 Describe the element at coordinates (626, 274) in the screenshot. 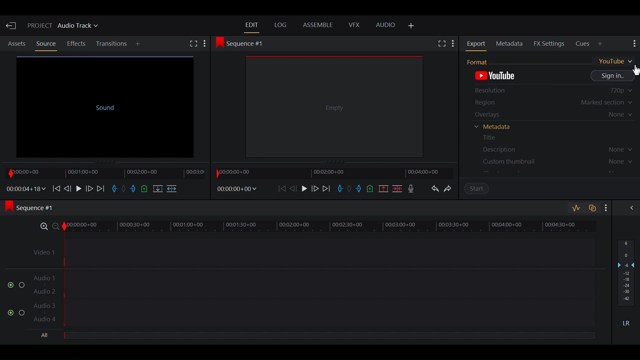

I see `Audio output levels dB` at that location.